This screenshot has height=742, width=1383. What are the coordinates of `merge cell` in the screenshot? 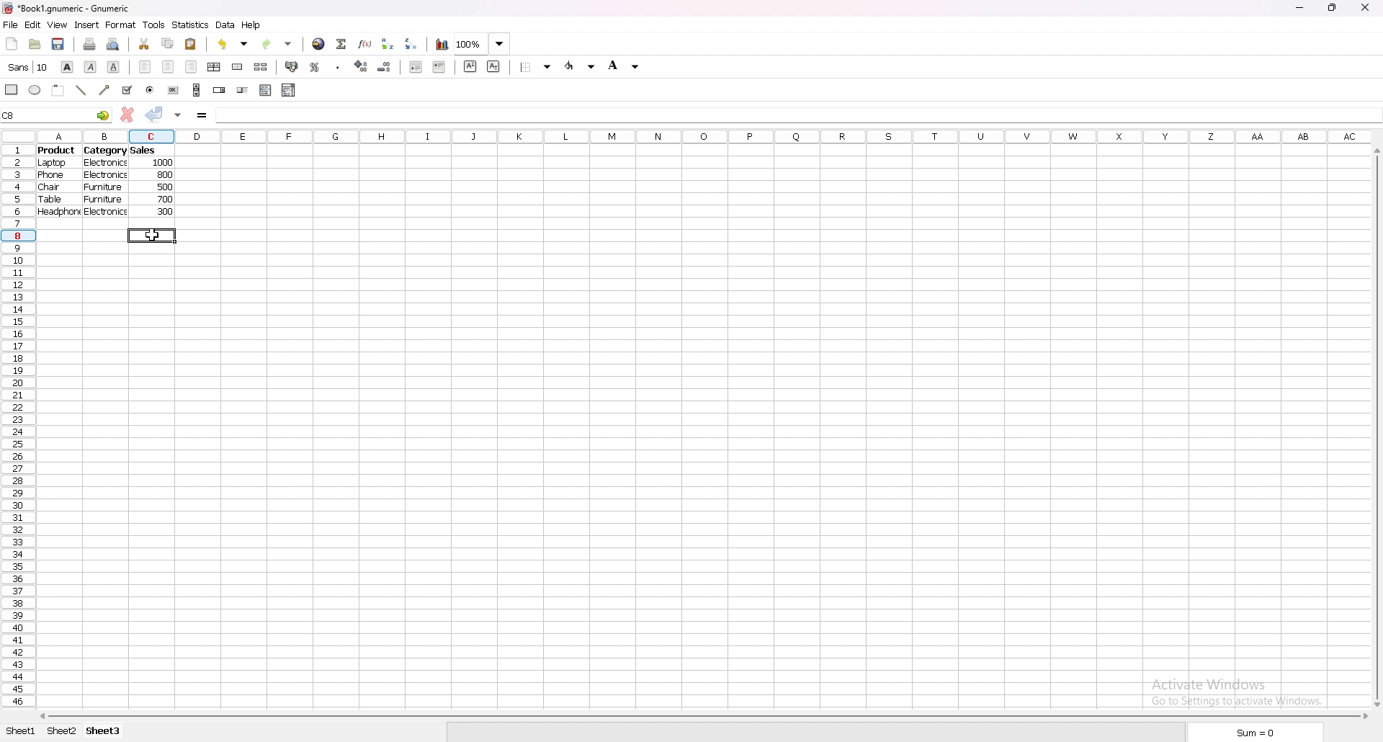 It's located at (238, 67).